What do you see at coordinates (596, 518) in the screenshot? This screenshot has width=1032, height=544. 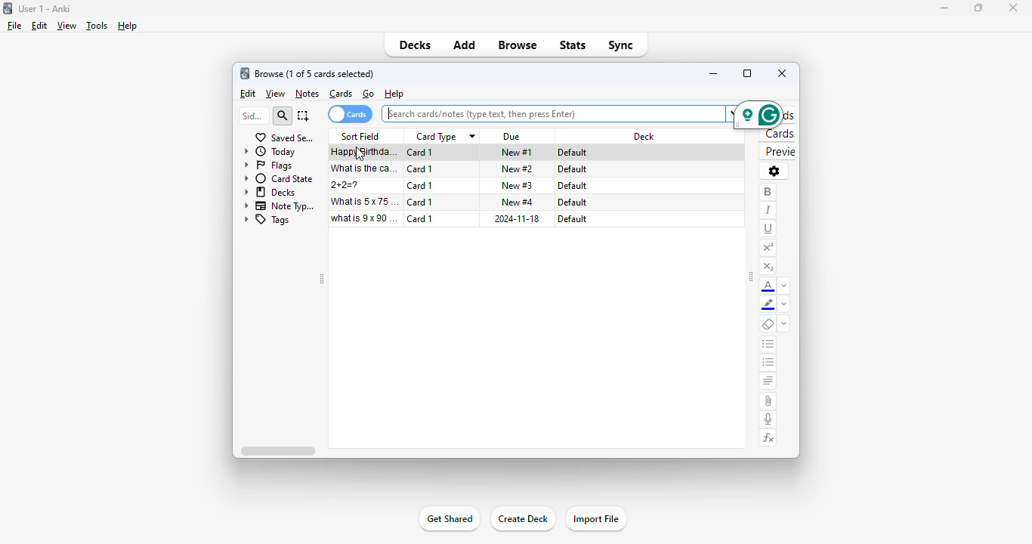 I see `import file` at bounding box center [596, 518].